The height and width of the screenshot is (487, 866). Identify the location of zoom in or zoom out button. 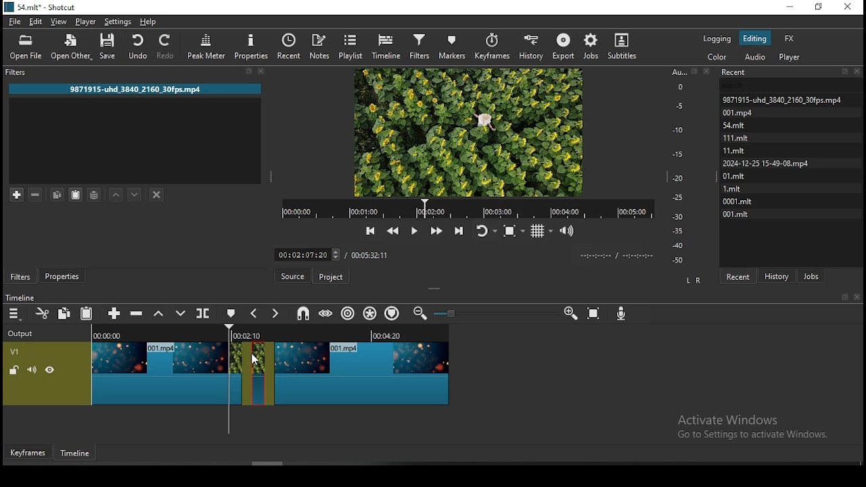
(494, 313).